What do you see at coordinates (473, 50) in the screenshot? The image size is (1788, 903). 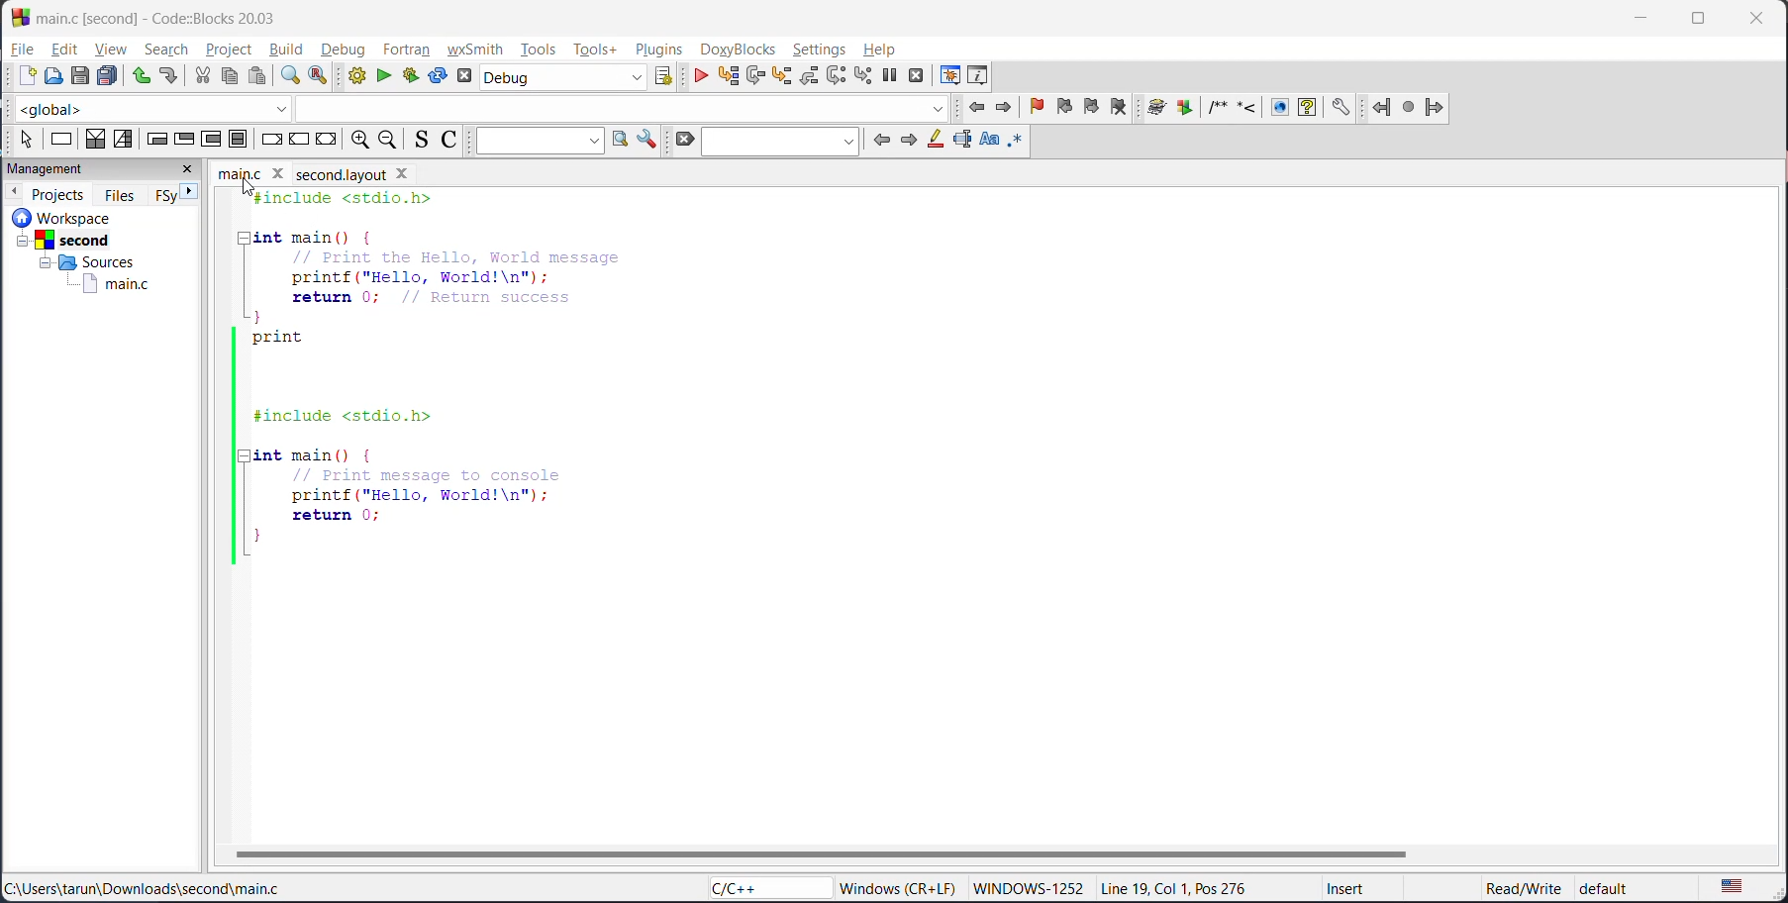 I see `wxsmith` at bounding box center [473, 50].